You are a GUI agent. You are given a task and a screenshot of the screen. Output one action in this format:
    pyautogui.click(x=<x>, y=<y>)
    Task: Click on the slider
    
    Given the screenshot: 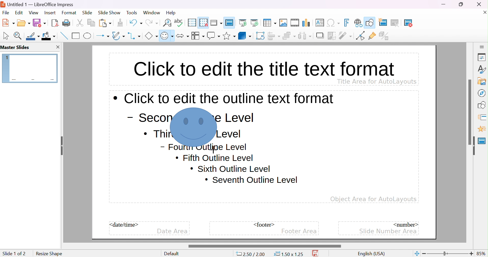 What is the action you would take?
    pyautogui.click(x=264, y=246)
    